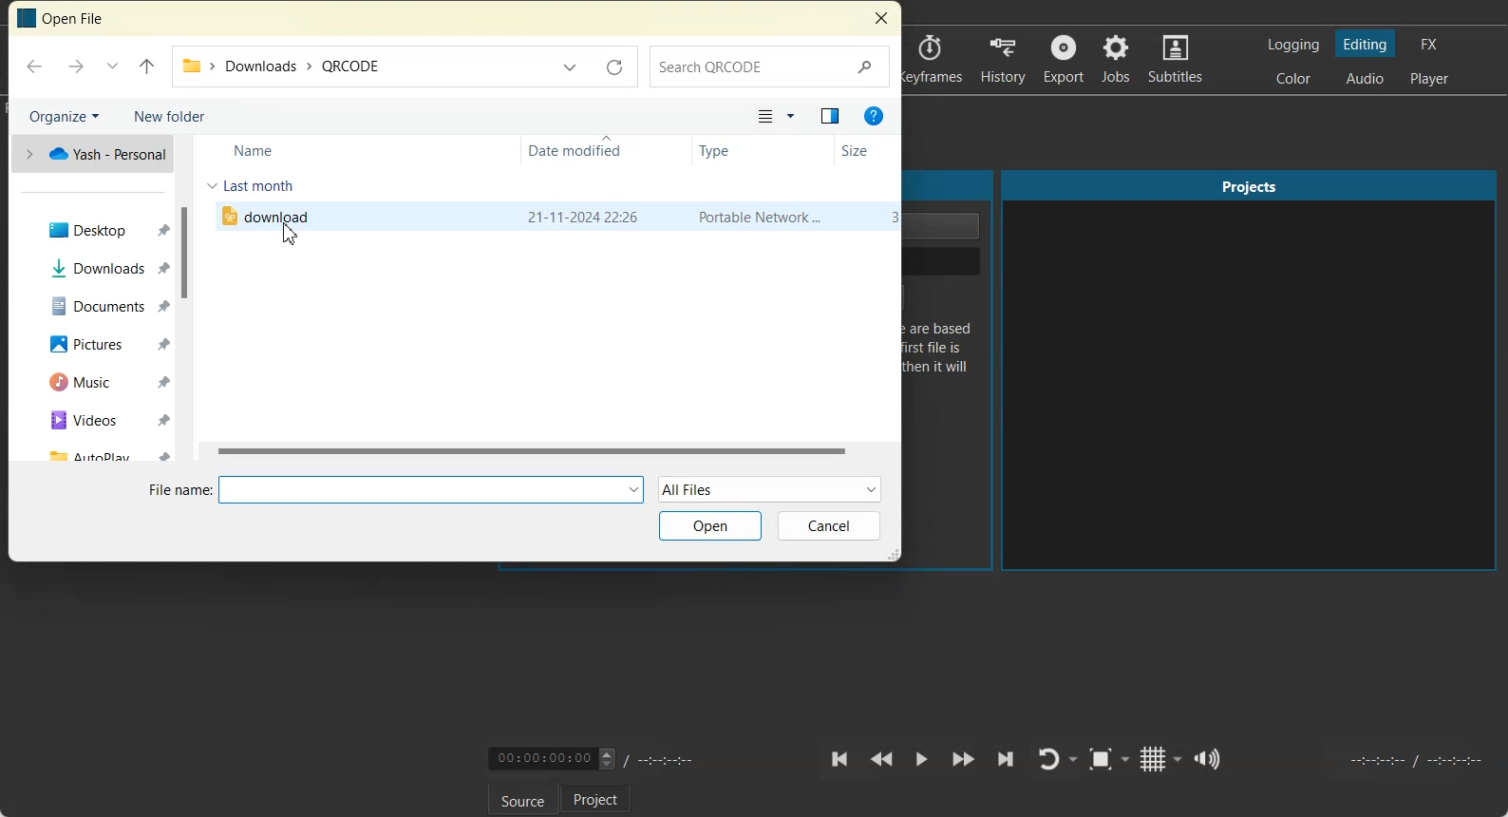  What do you see at coordinates (1057, 760) in the screenshot?
I see `Toggle Player looping` at bounding box center [1057, 760].